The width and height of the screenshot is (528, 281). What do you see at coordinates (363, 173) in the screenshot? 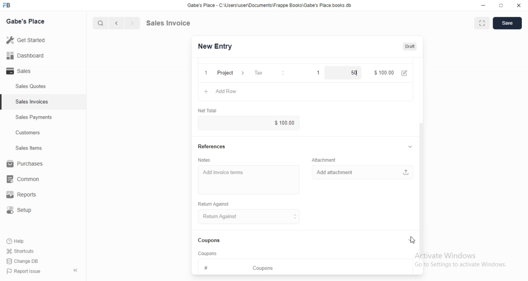
I see `Add attachment` at bounding box center [363, 173].